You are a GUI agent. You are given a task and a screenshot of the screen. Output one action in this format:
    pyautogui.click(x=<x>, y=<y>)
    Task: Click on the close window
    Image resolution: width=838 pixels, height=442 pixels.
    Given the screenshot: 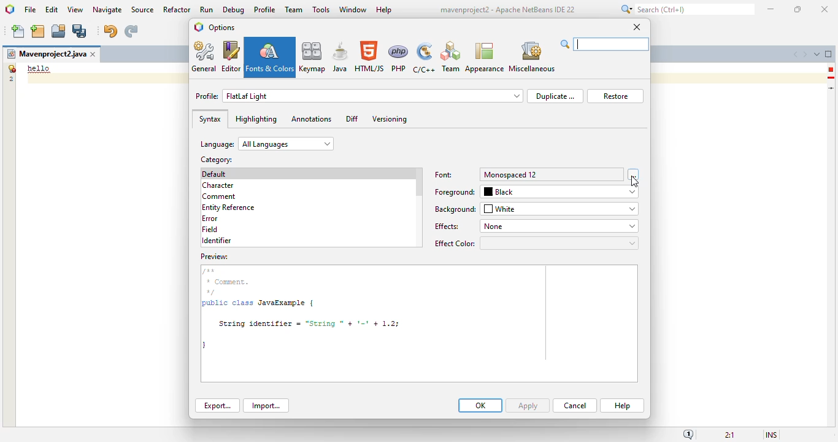 What is the action you would take?
    pyautogui.click(x=94, y=54)
    